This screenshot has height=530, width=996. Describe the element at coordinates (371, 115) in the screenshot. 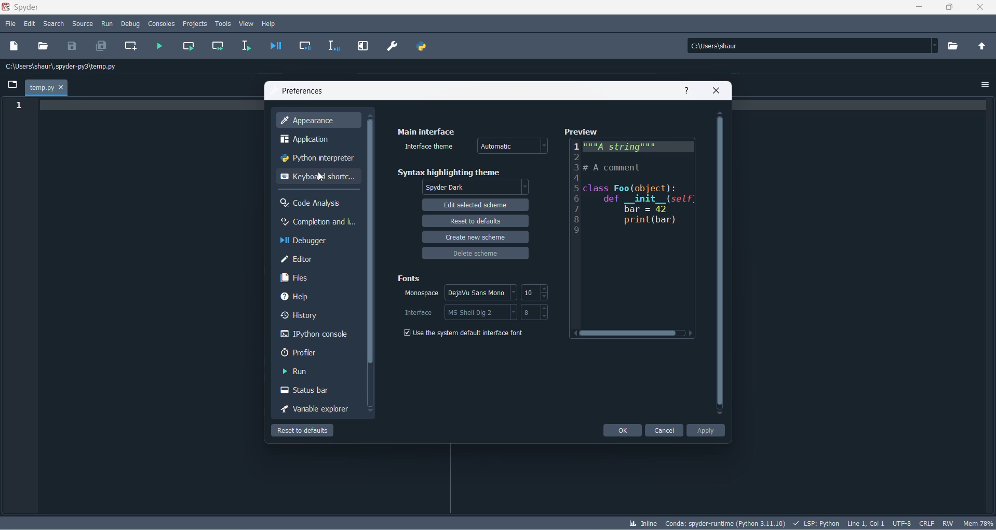

I see `move up` at that location.